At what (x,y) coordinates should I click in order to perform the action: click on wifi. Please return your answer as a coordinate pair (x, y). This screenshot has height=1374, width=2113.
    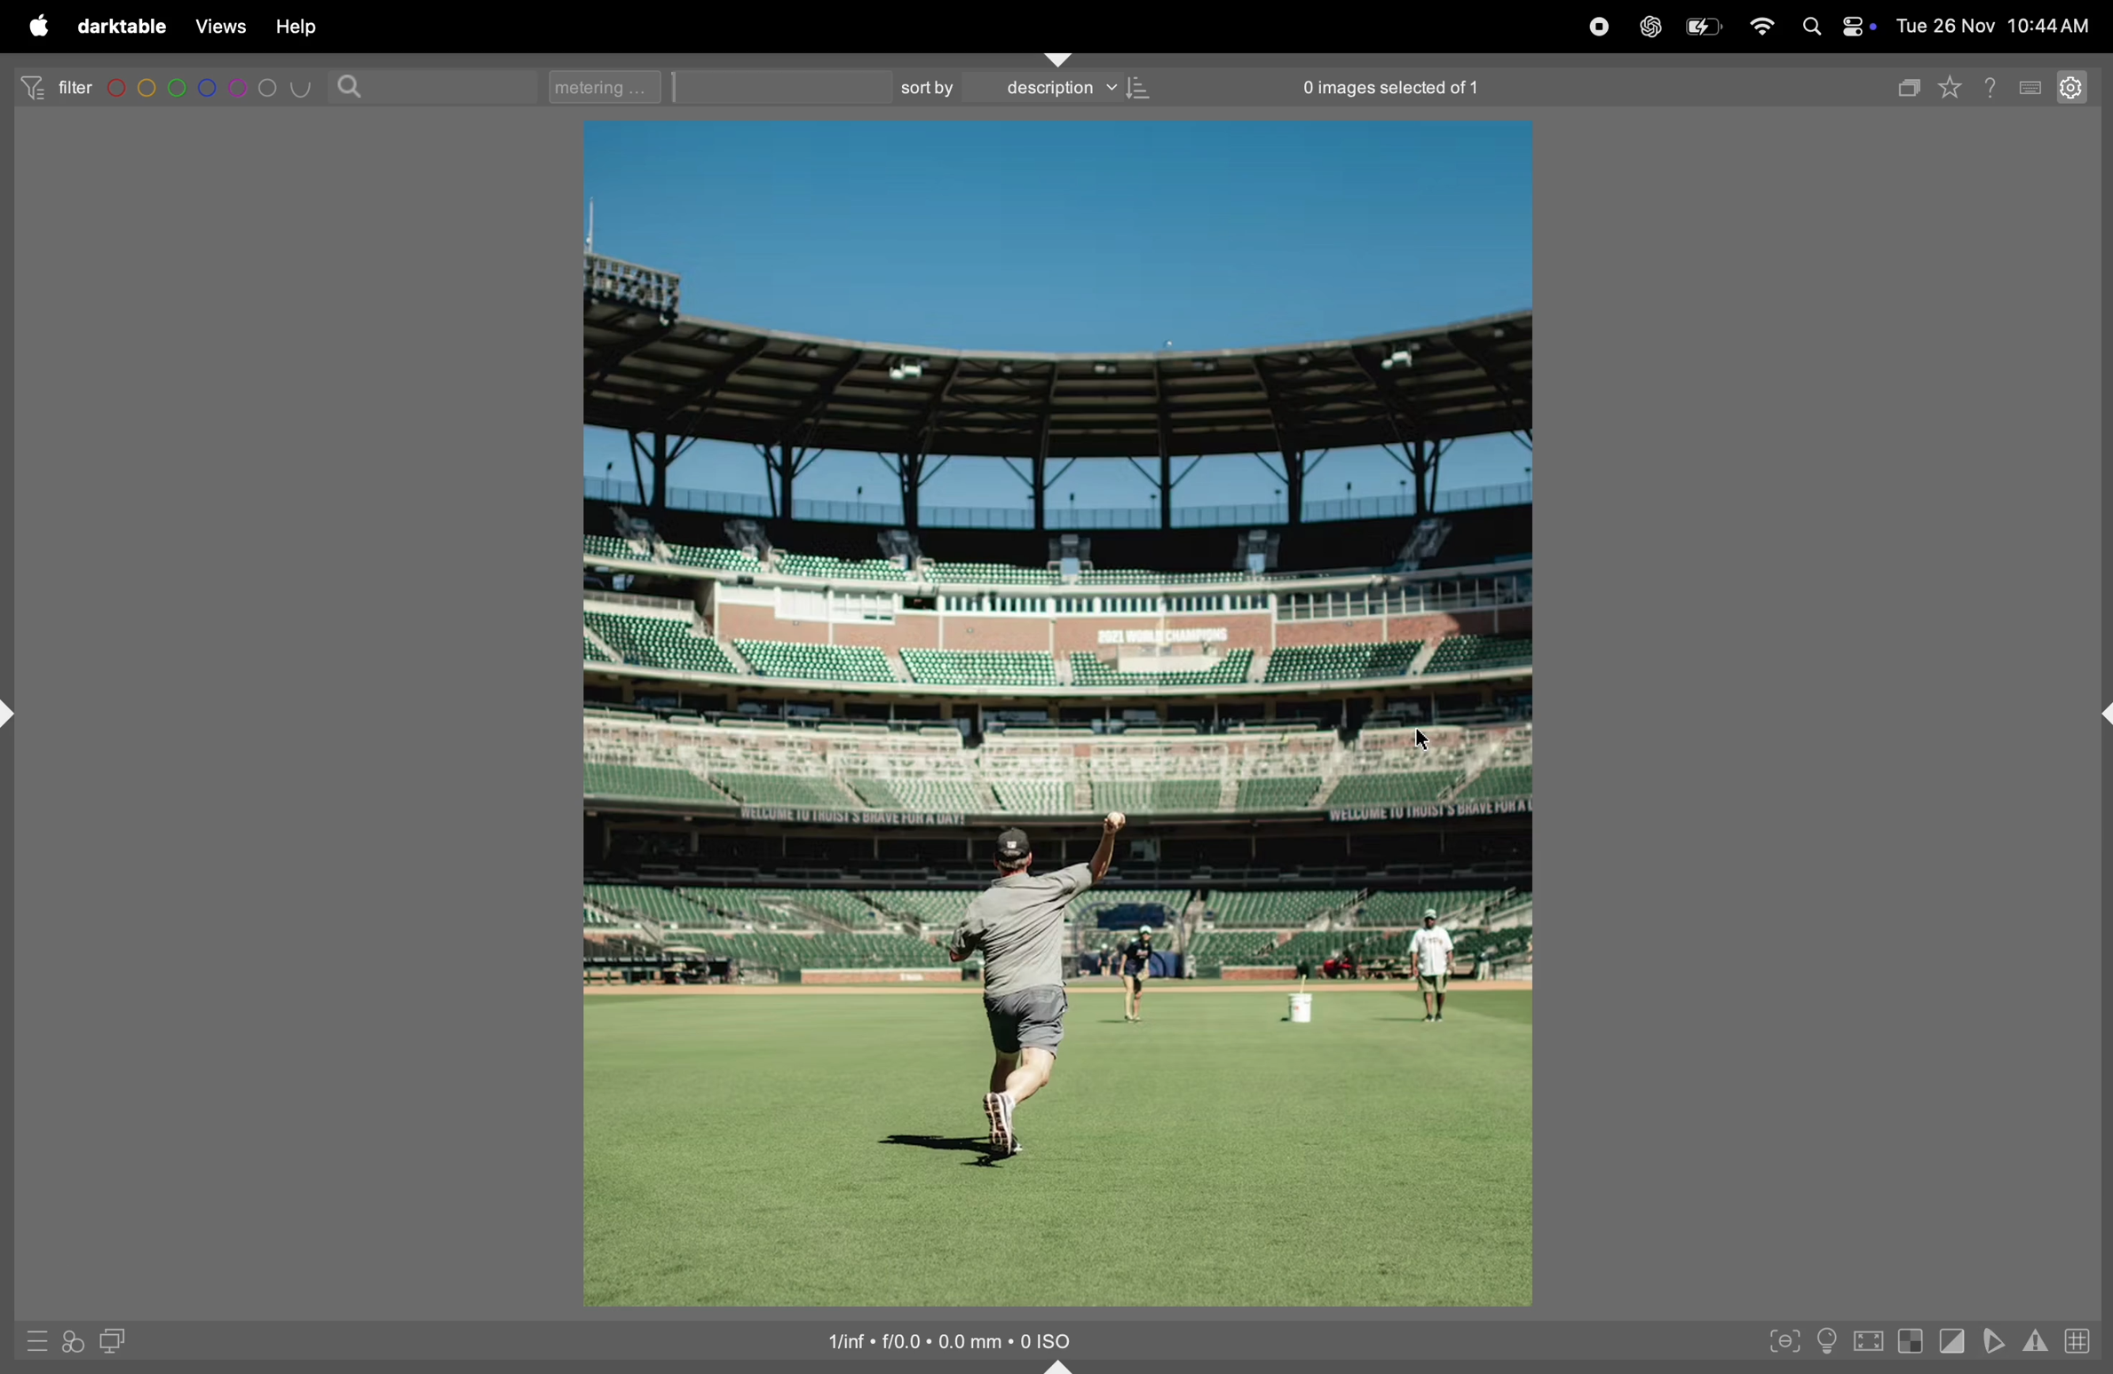
    Looking at the image, I should click on (1761, 28).